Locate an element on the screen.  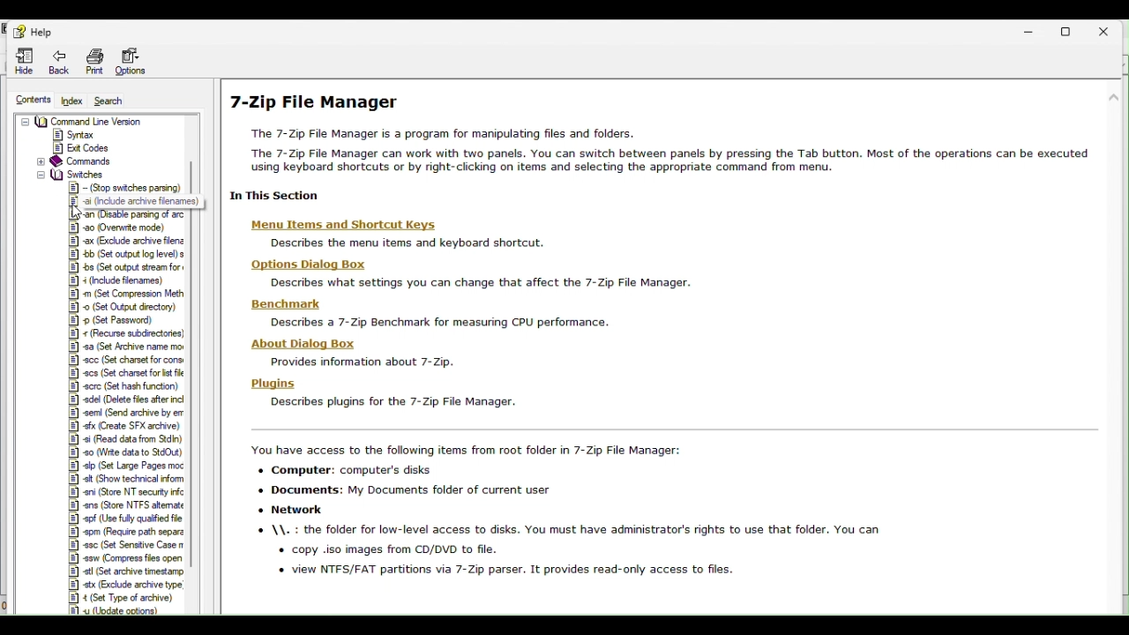
Print is located at coordinates (91, 59).